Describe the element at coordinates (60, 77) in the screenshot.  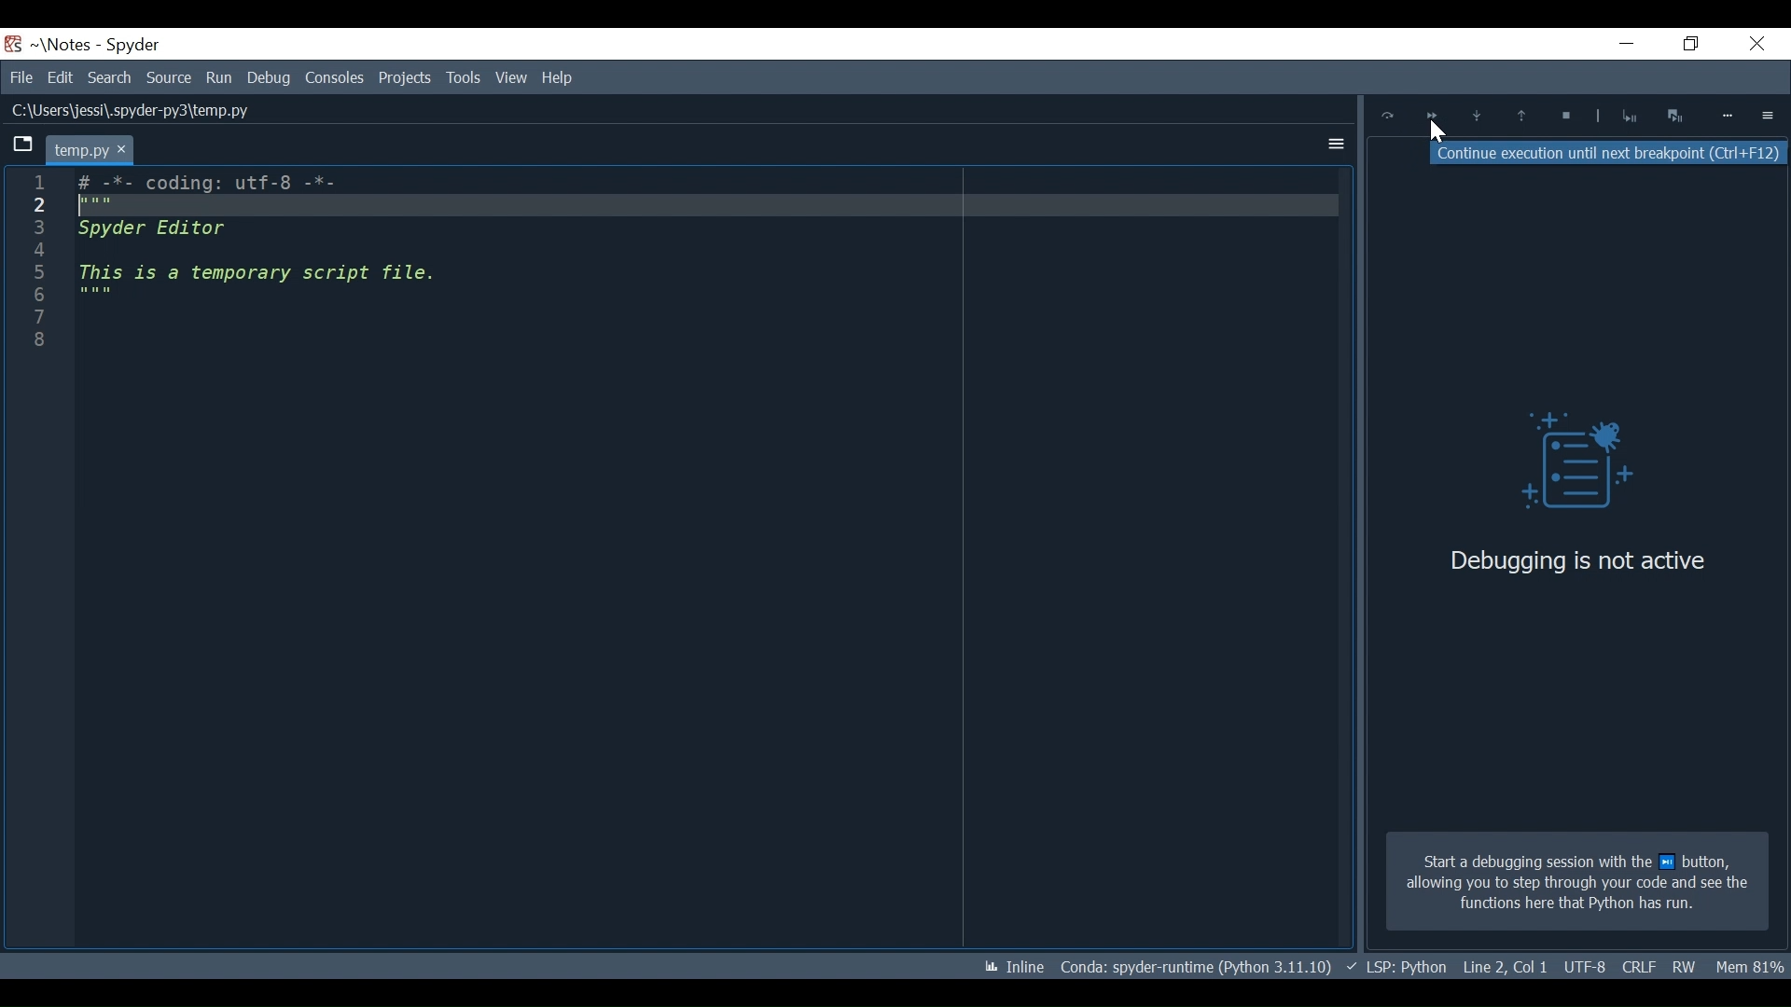
I see `Edit` at that location.